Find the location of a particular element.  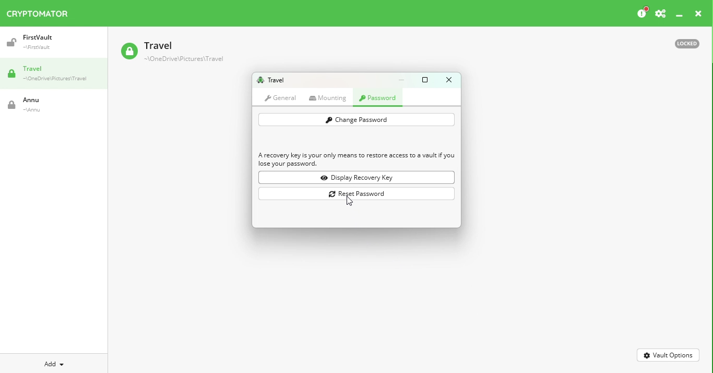

Cursor is located at coordinates (347, 201).